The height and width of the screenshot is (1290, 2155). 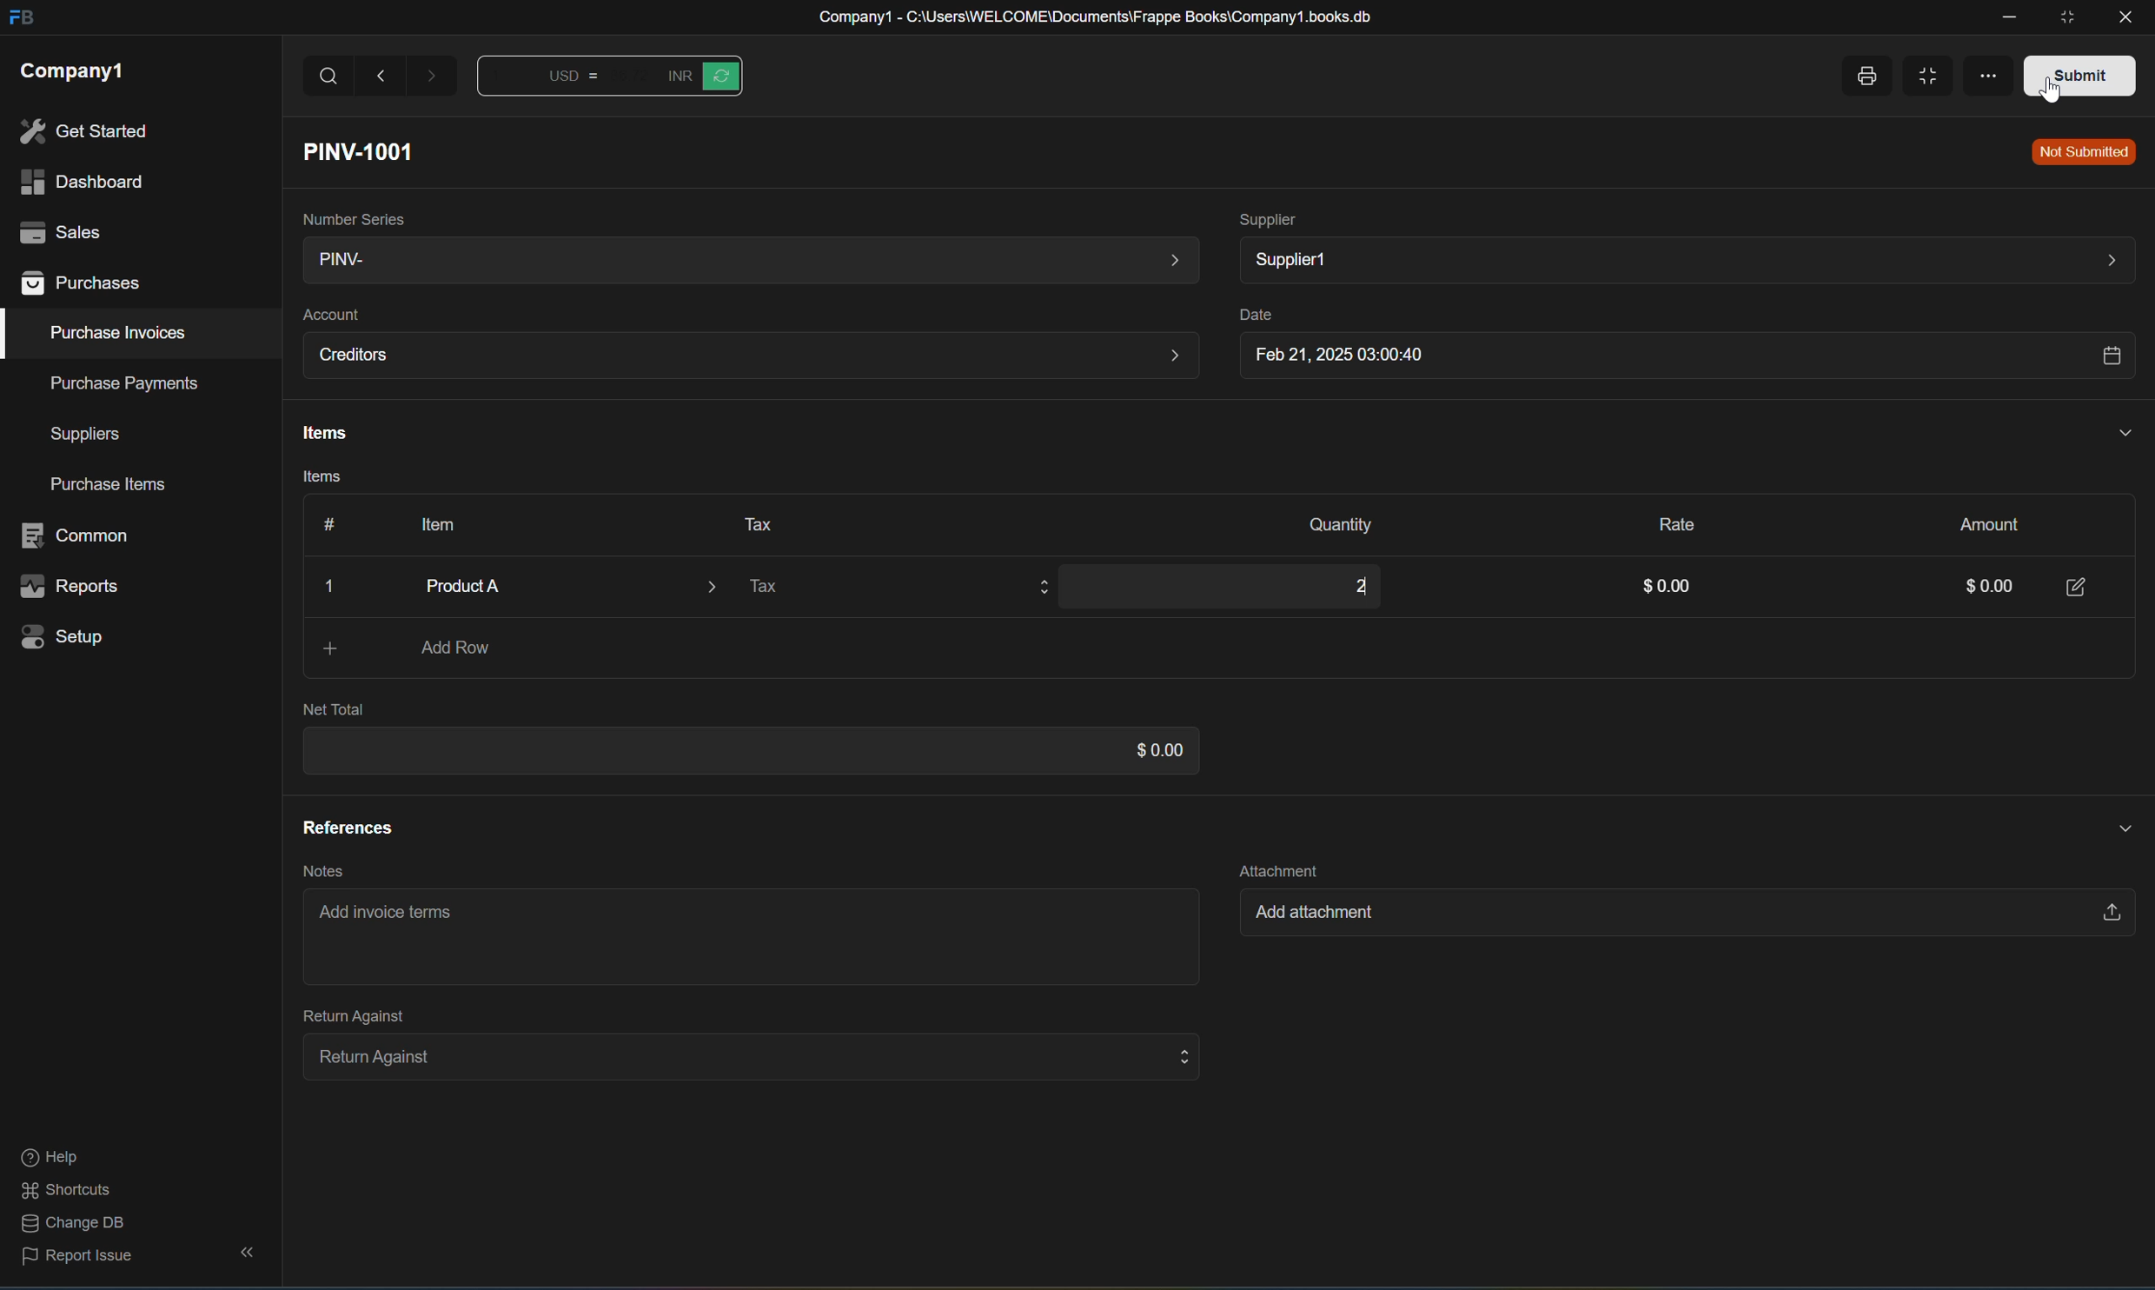 I want to click on Submit, so click(x=2079, y=74).